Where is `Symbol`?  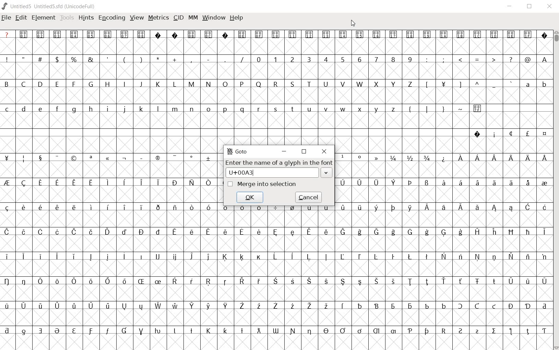
Symbol is located at coordinates (377, 35).